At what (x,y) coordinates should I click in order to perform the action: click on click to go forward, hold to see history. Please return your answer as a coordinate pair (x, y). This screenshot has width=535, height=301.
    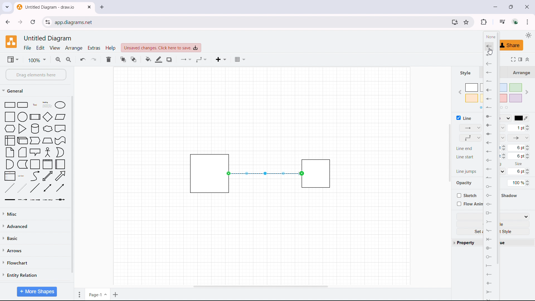
    Looking at the image, I should click on (20, 22).